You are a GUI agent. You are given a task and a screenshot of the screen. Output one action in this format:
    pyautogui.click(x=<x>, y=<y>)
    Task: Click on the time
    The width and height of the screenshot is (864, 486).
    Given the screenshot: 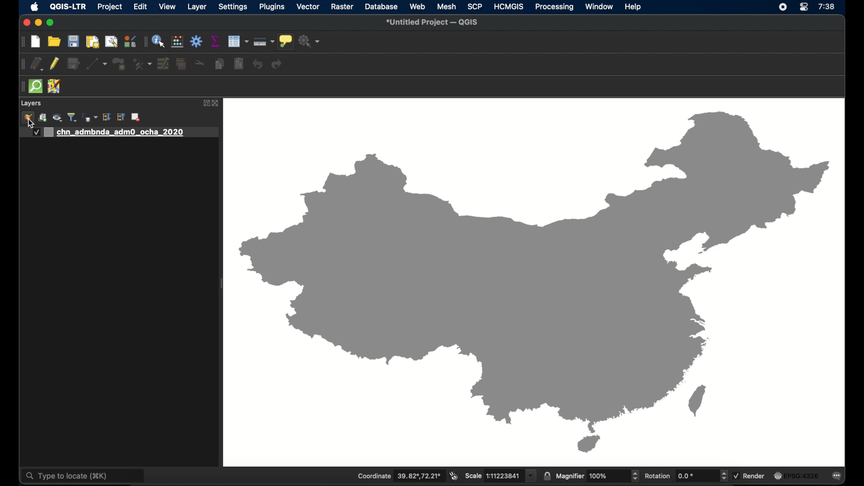 What is the action you would take?
    pyautogui.click(x=827, y=7)
    